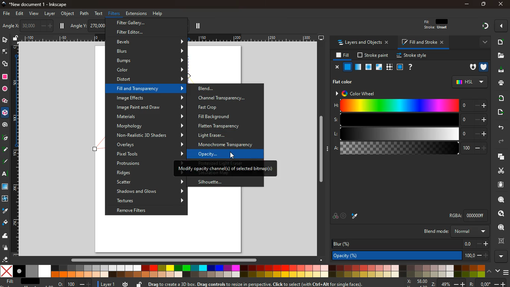 Image resolution: width=510 pixels, height=287 pixels. Describe the element at coordinates (498, 112) in the screenshot. I see `send` at that location.